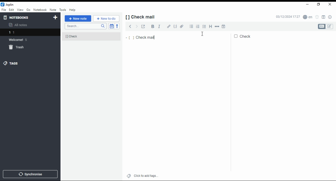  I want to click on spell checker, so click(308, 18).